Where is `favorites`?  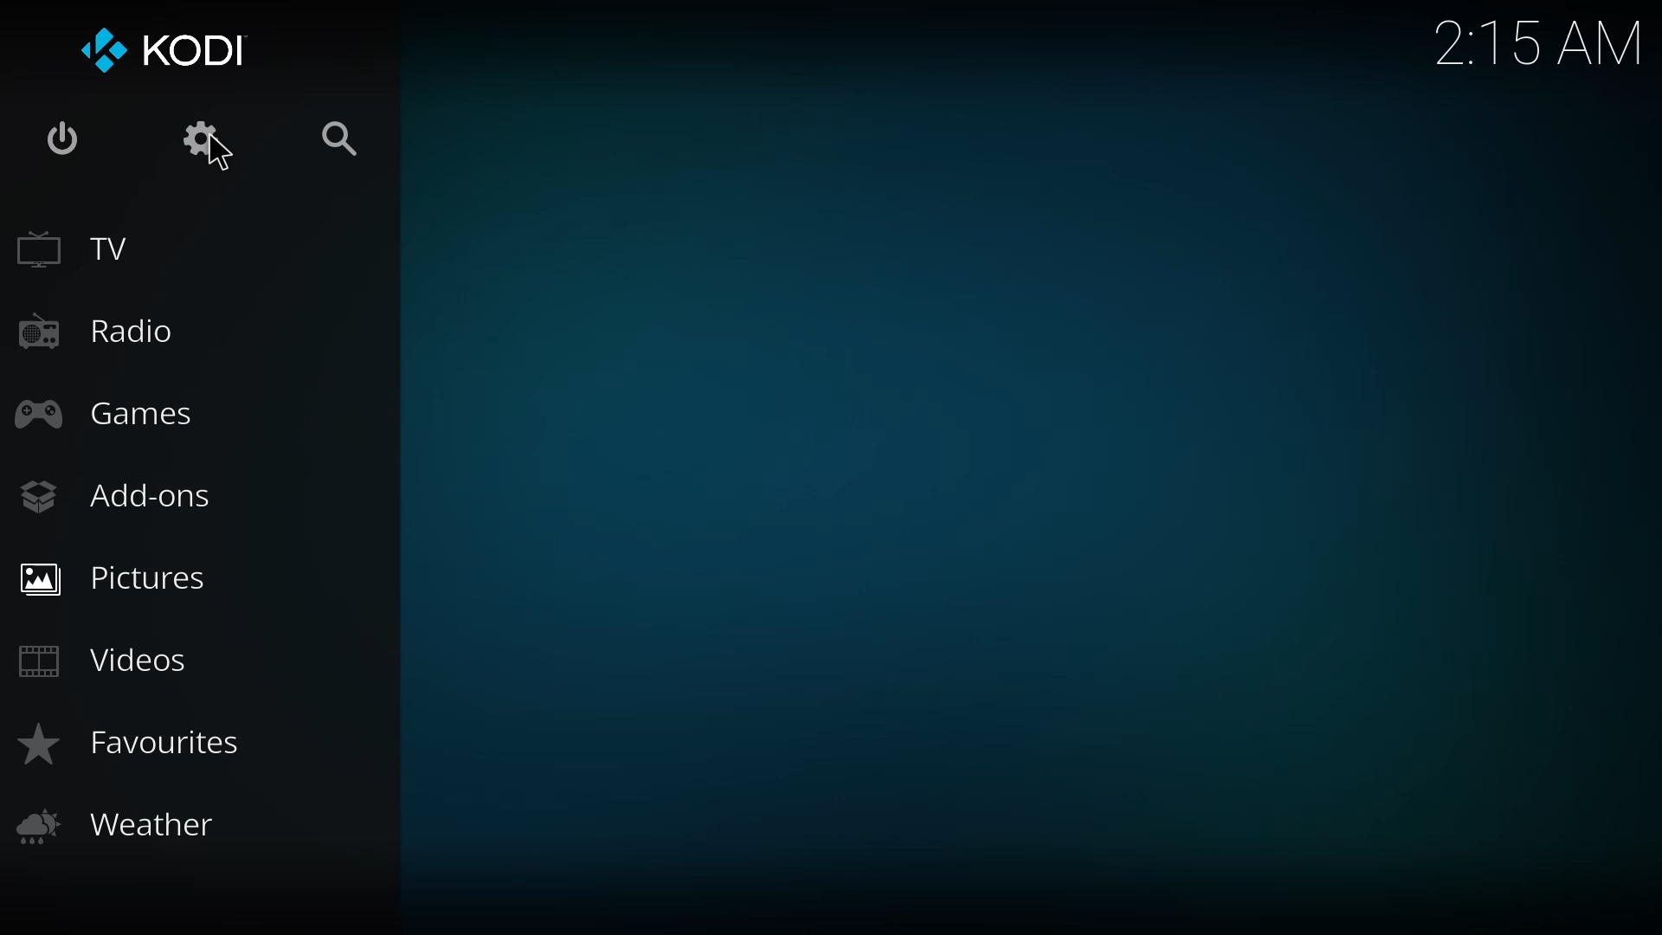
favorites is located at coordinates (137, 741).